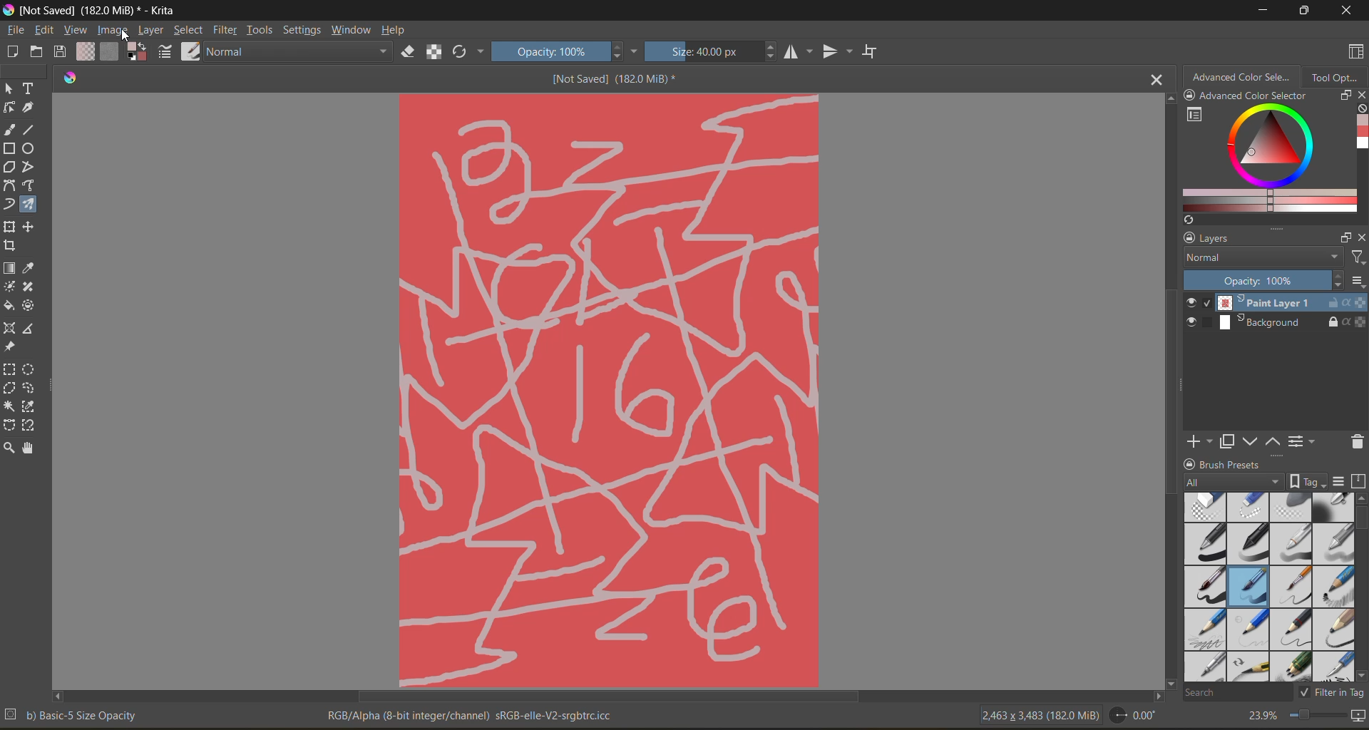  I want to click on filters, so click(1356, 259).